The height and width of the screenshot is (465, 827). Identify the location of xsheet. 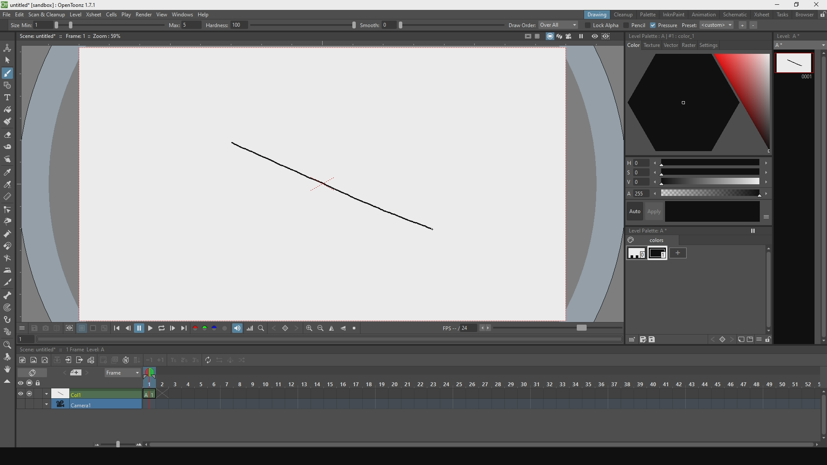
(762, 15).